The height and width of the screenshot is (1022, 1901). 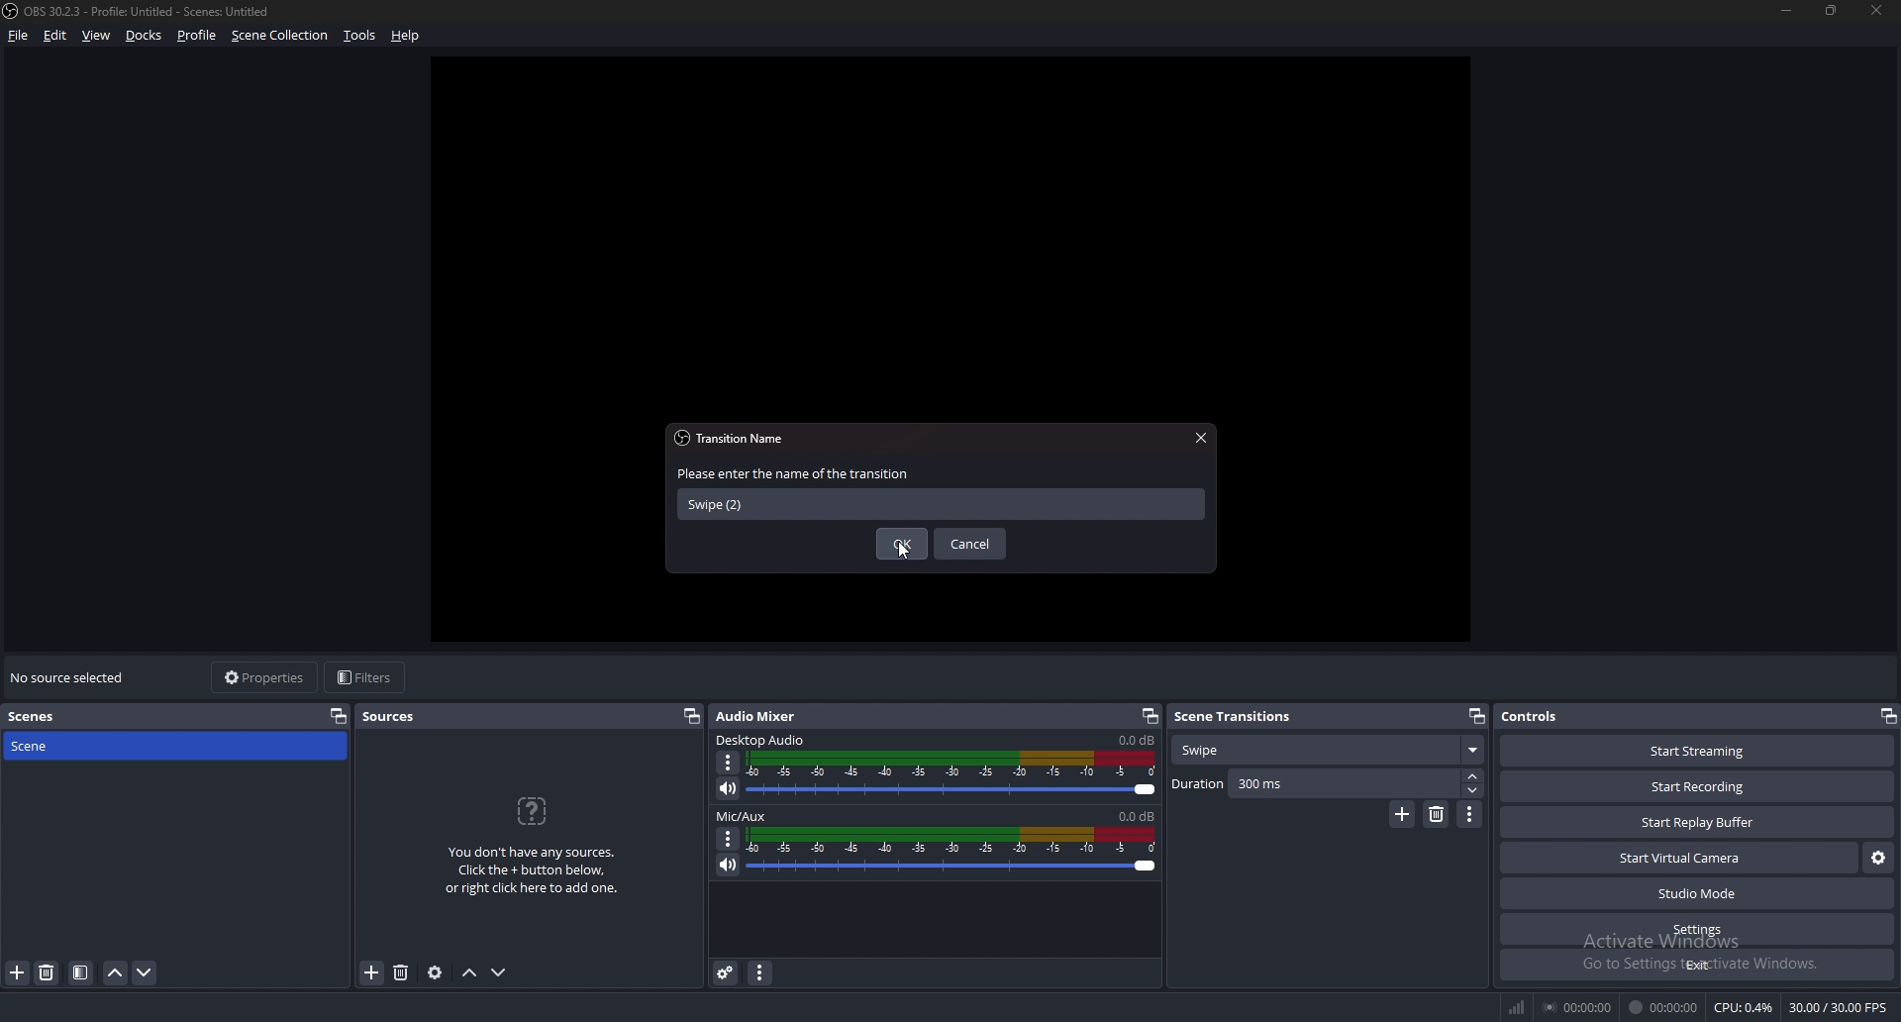 I want to click on move up, so click(x=469, y=973).